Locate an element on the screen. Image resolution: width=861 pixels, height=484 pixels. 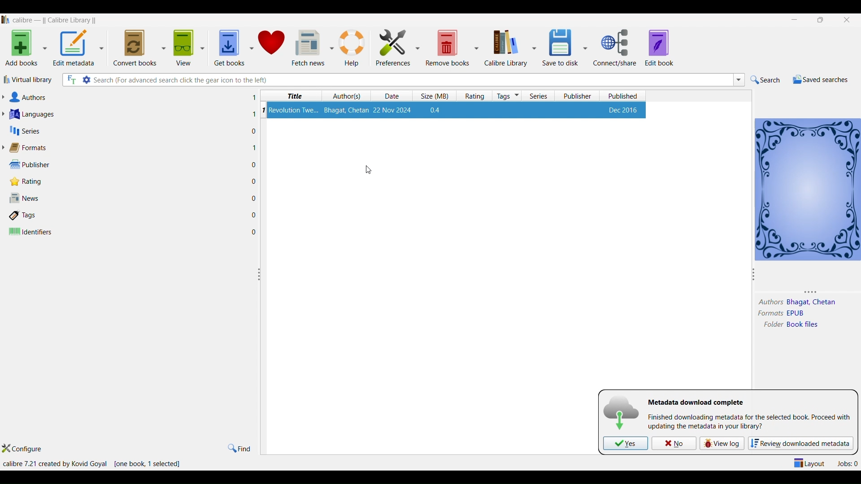
calibre version and creator is located at coordinates (54, 463).